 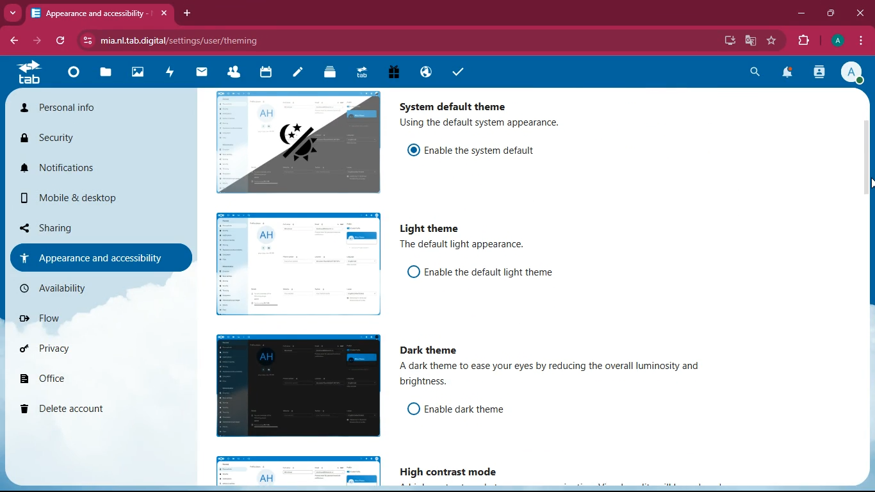 I want to click on tab, so click(x=28, y=72).